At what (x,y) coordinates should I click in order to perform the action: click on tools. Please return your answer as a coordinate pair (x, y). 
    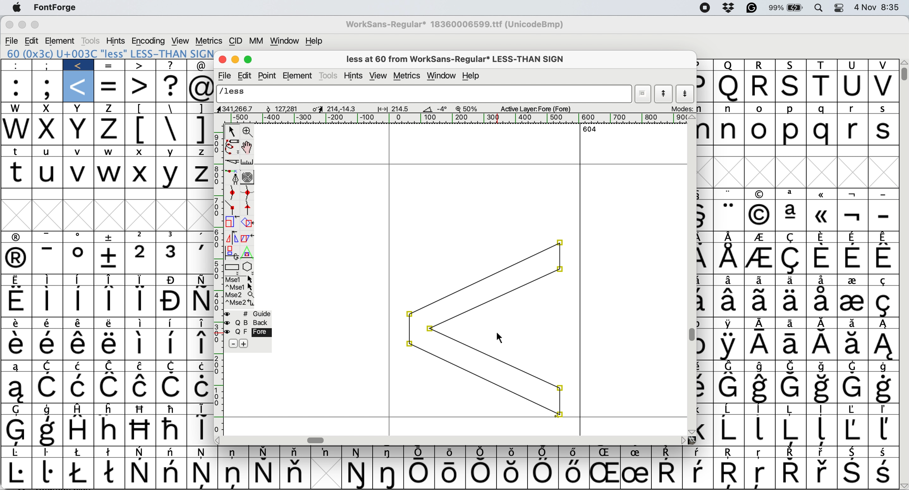
    Looking at the image, I should click on (90, 41).